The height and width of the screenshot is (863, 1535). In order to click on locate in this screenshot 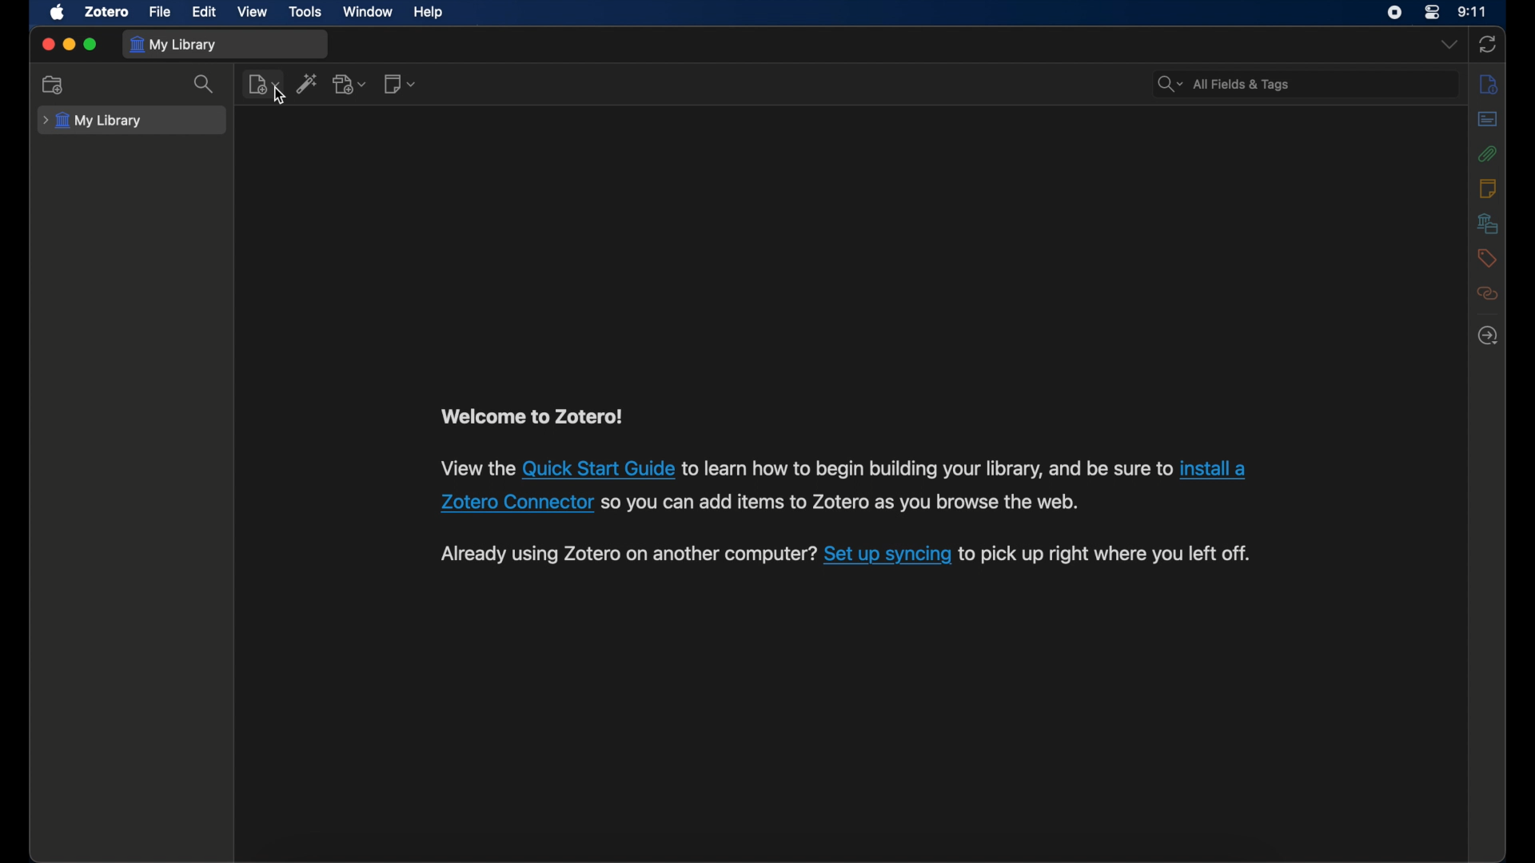, I will do `click(1488, 335)`.